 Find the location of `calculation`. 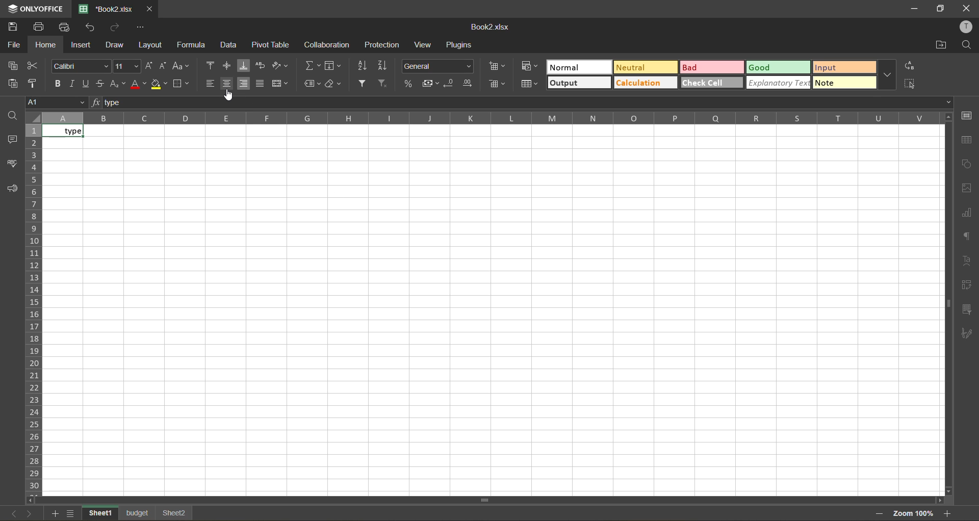

calculation is located at coordinates (645, 84).